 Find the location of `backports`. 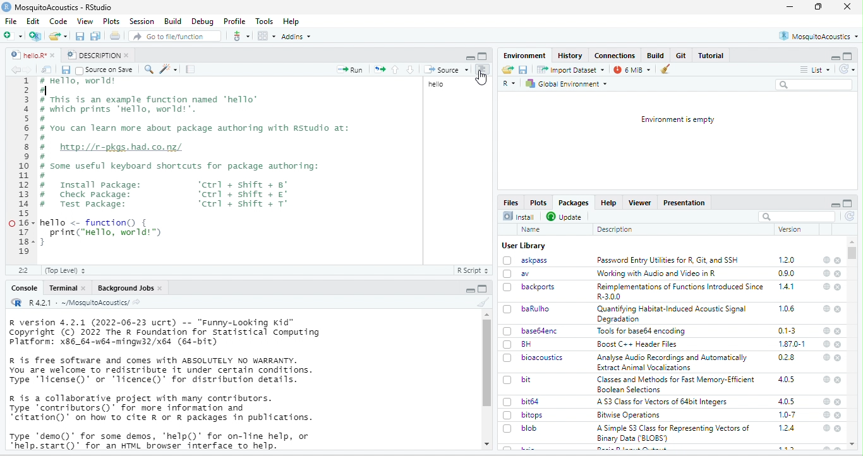

backports is located at coordinates (531, 287).